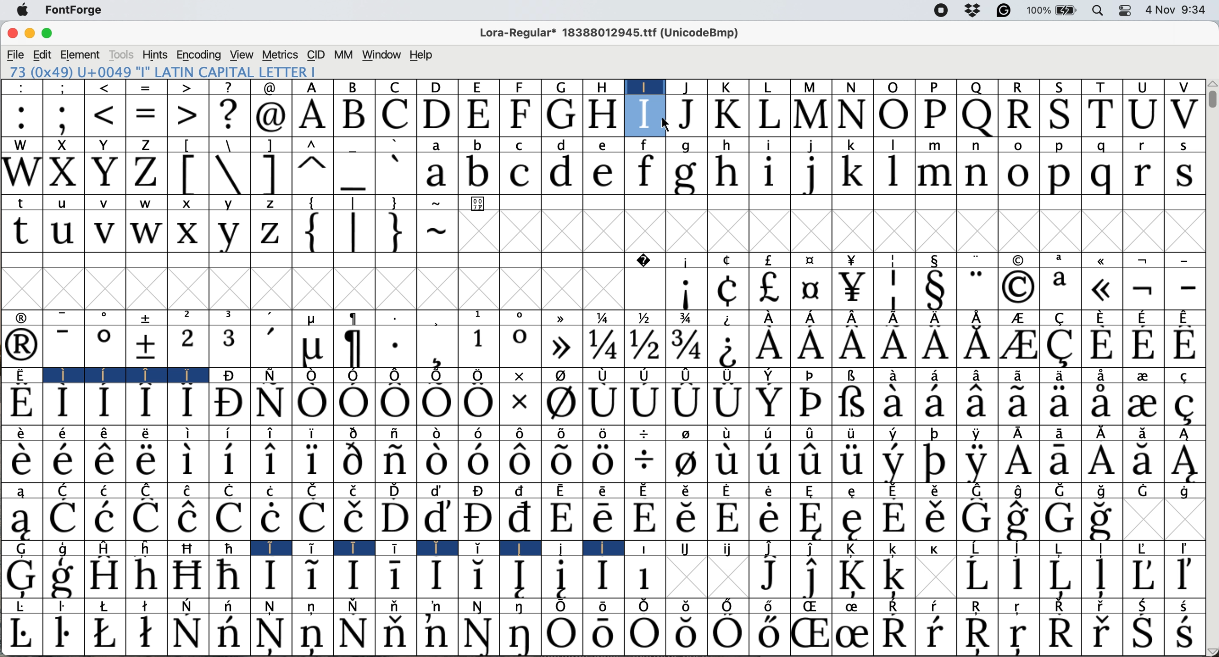 The width and height of the screenshot is (1219, 657). I want to click on Symbol, so click(976, 520).